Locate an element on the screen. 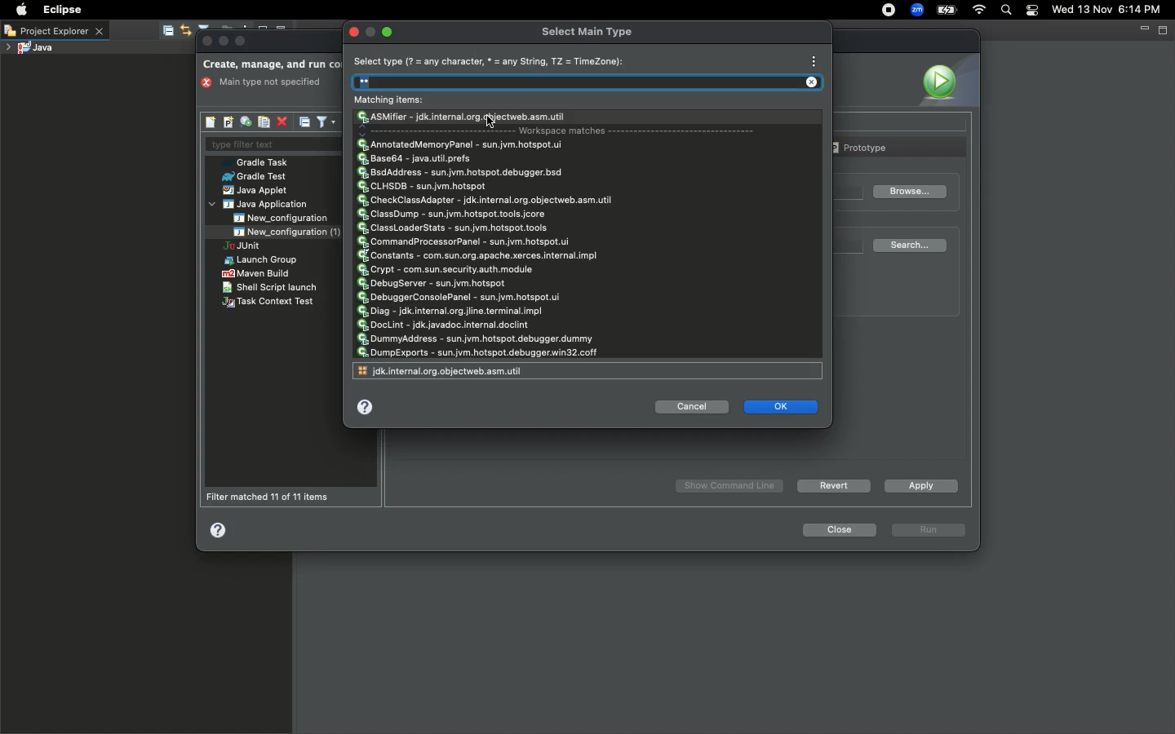  Apple logo is located at coordinates (20, 10).